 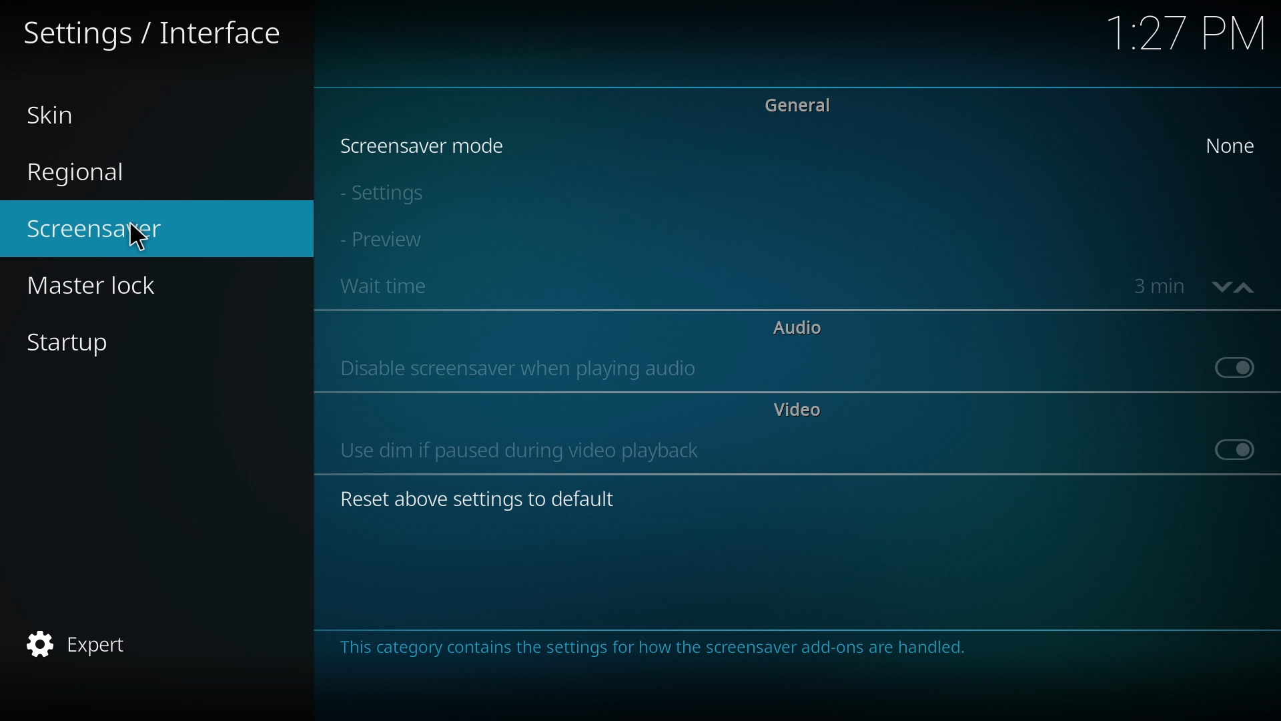 What do you see at coordinates (1218, 290) in the screenshot?
I see `decrease time` at bounding box center [1218, 290].